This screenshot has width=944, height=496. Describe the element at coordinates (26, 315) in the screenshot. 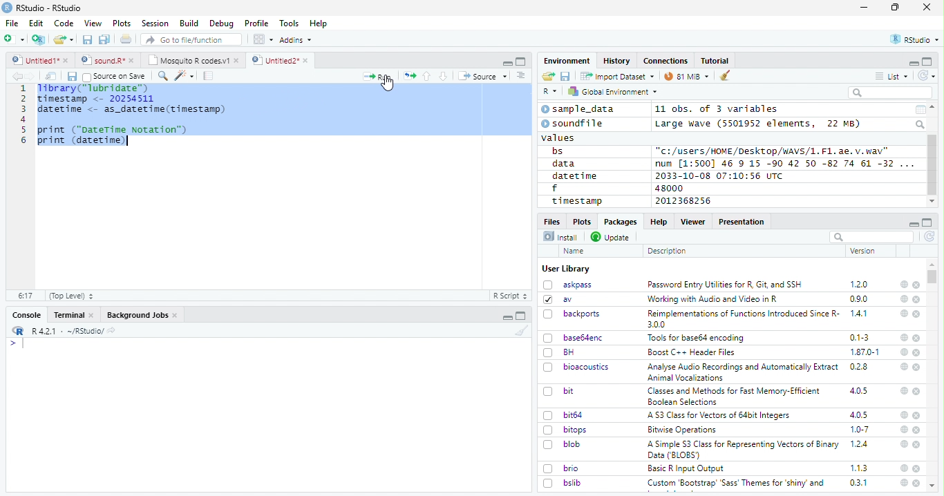

I see `Console` at that location.